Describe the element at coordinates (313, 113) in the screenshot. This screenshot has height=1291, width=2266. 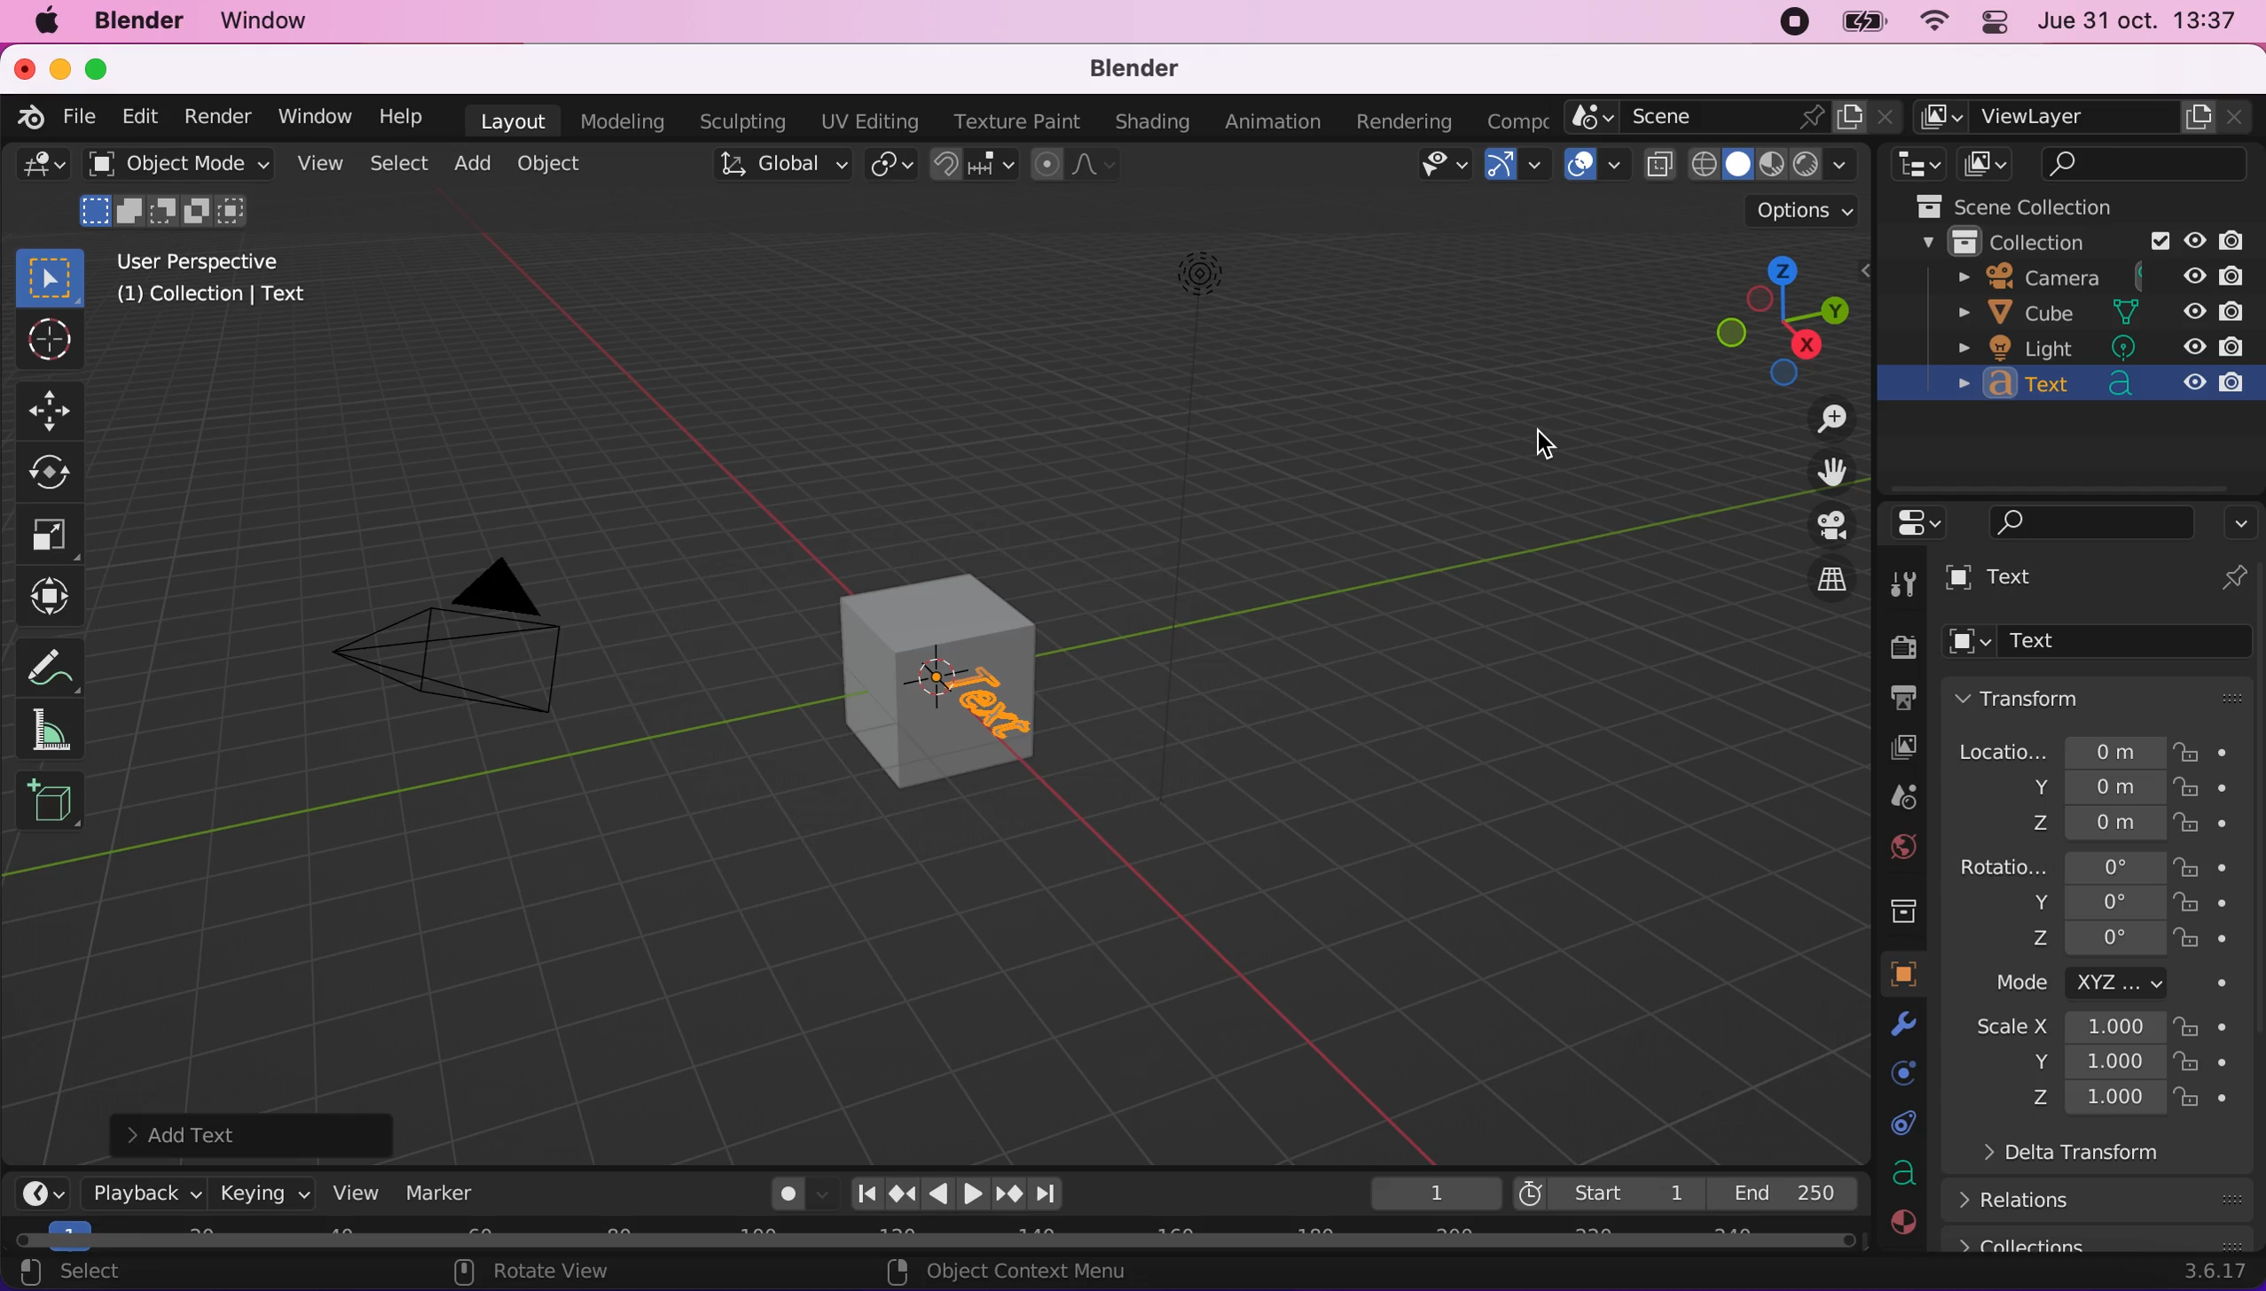
I see `window` at that location.